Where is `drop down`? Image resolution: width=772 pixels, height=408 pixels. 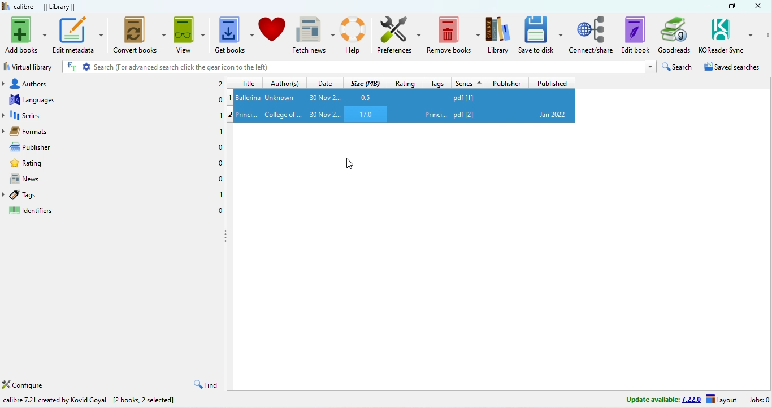 drop down is located at coordinates (5, 131).